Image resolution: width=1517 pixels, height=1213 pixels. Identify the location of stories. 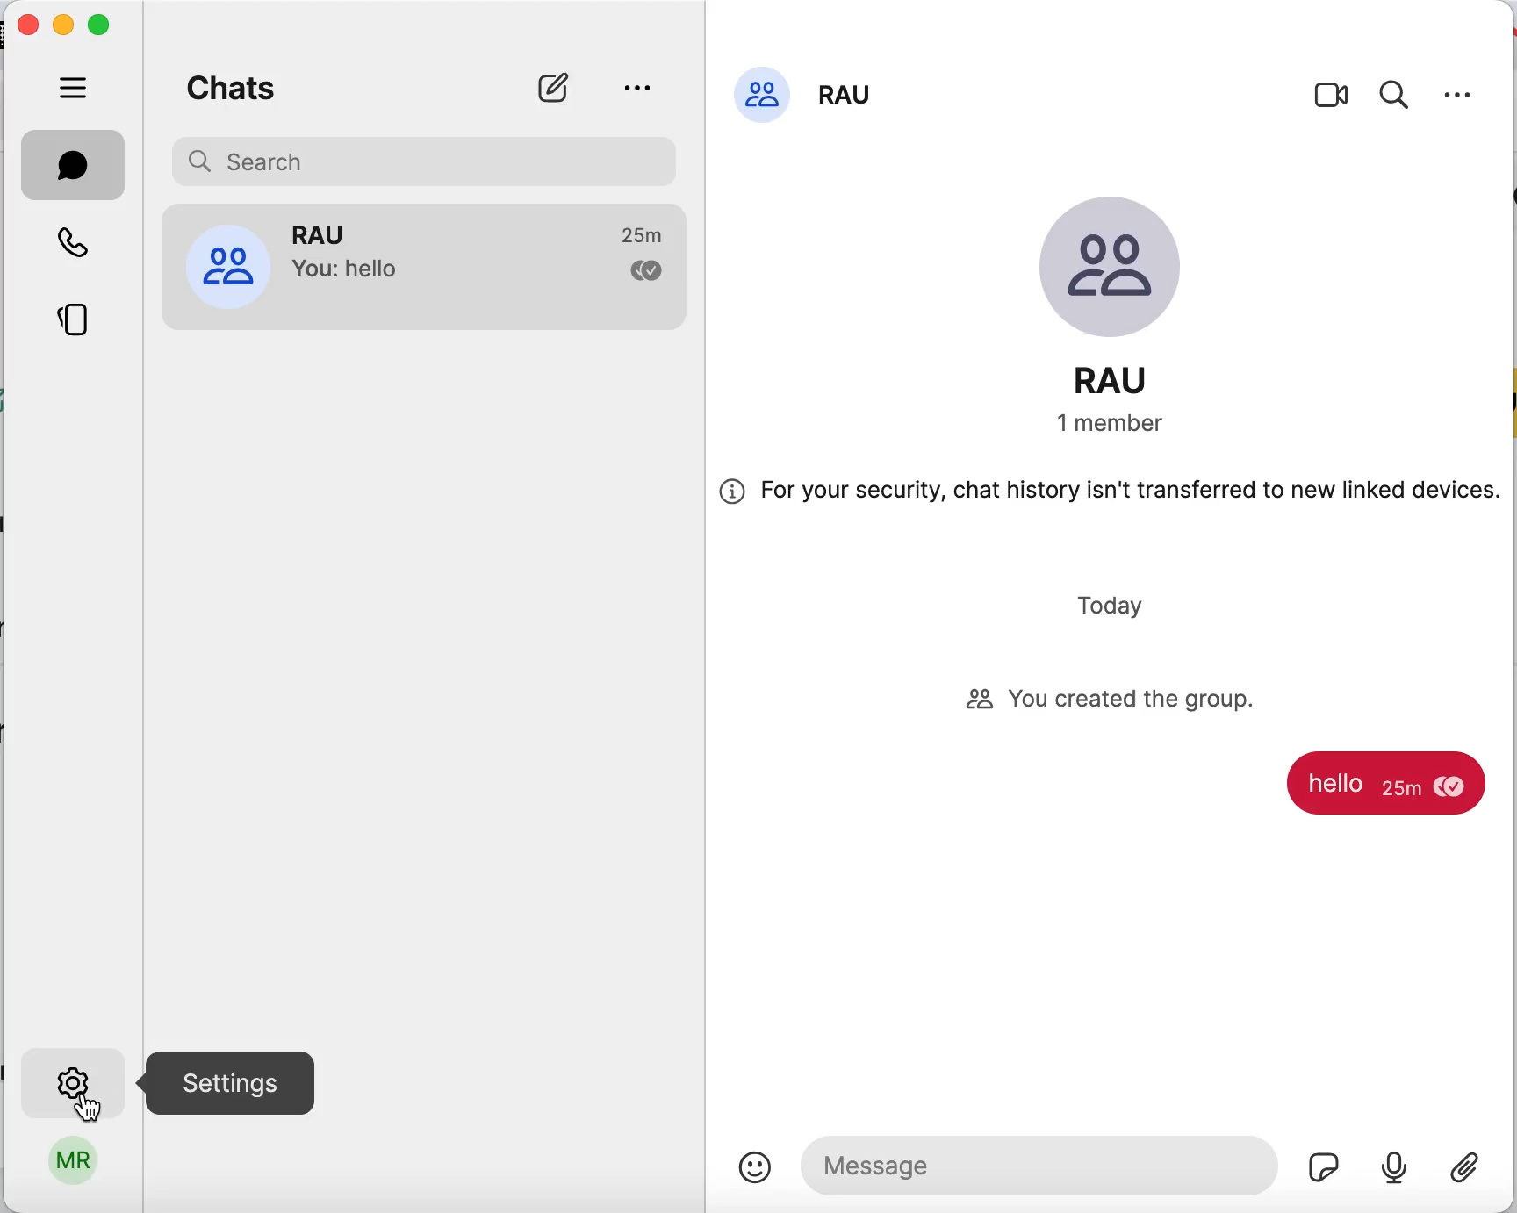
(75, 323).